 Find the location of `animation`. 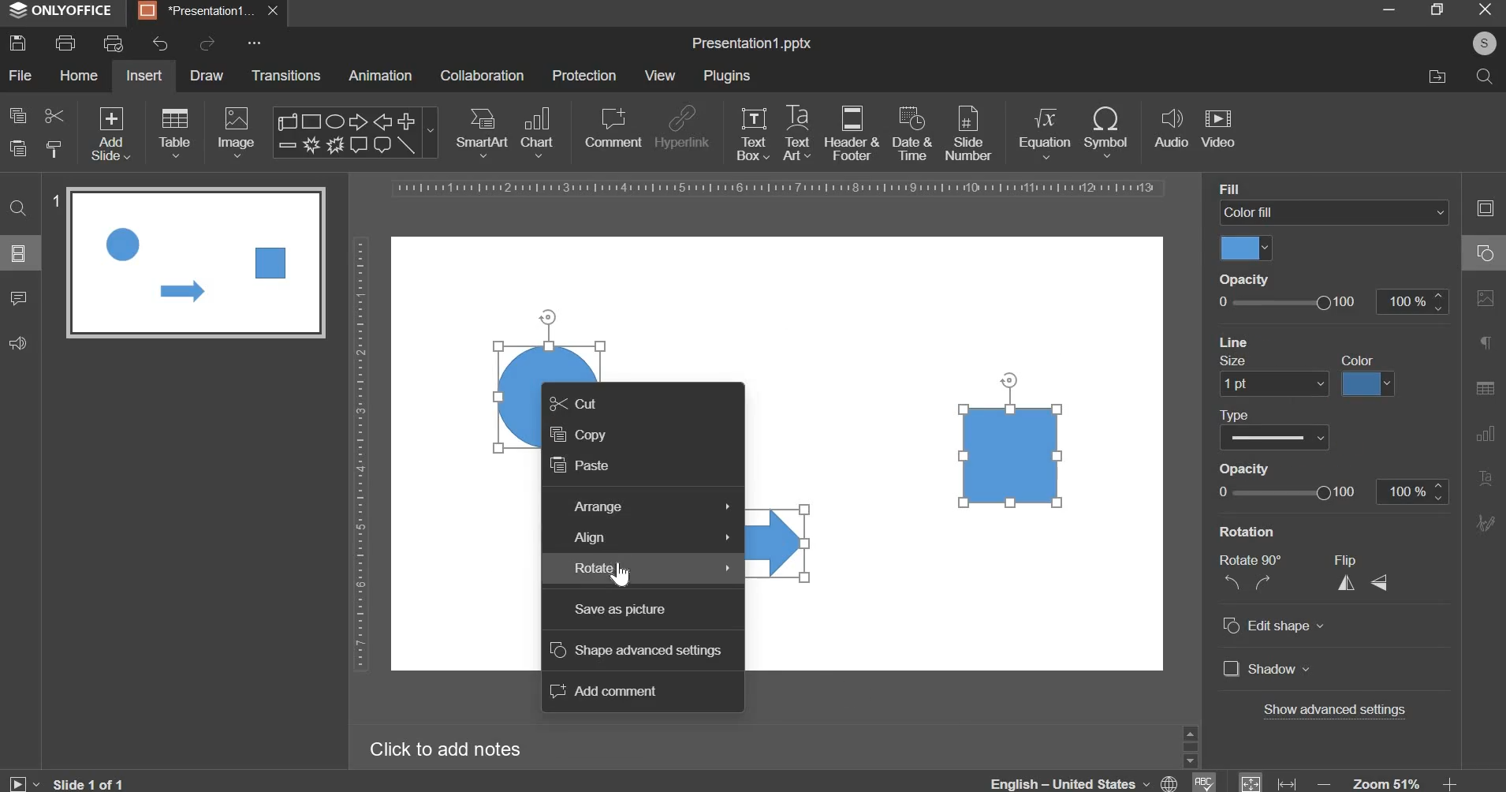

animation is located at coordinates (380, 75).